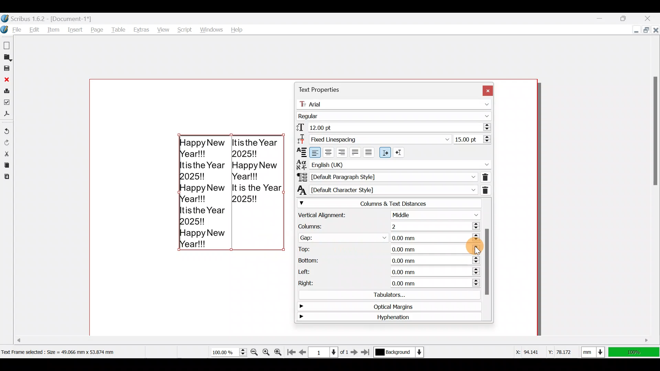  What do you see at coordinates (35, 30) in the screenshot?
I see `Edit` at bounding box center [35, 30].